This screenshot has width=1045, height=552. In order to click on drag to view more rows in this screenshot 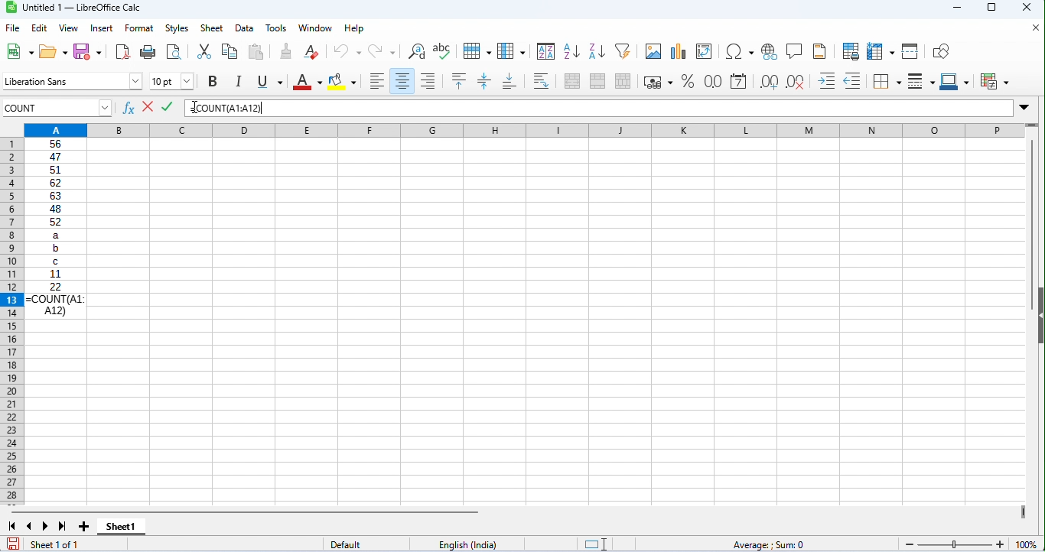, I will do `click(1031, 125)`.